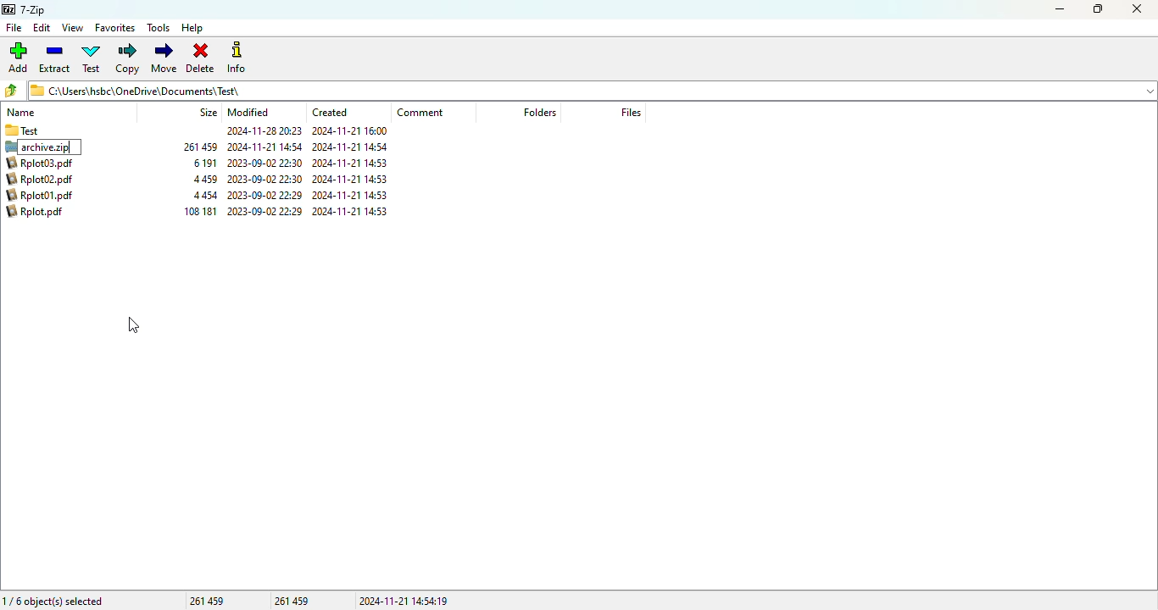 Image resolution: width=1158 pixels, height=610 pixels. Describe the element at coordinates (204, 179) in the screenshot. I see `4 459` at that location.